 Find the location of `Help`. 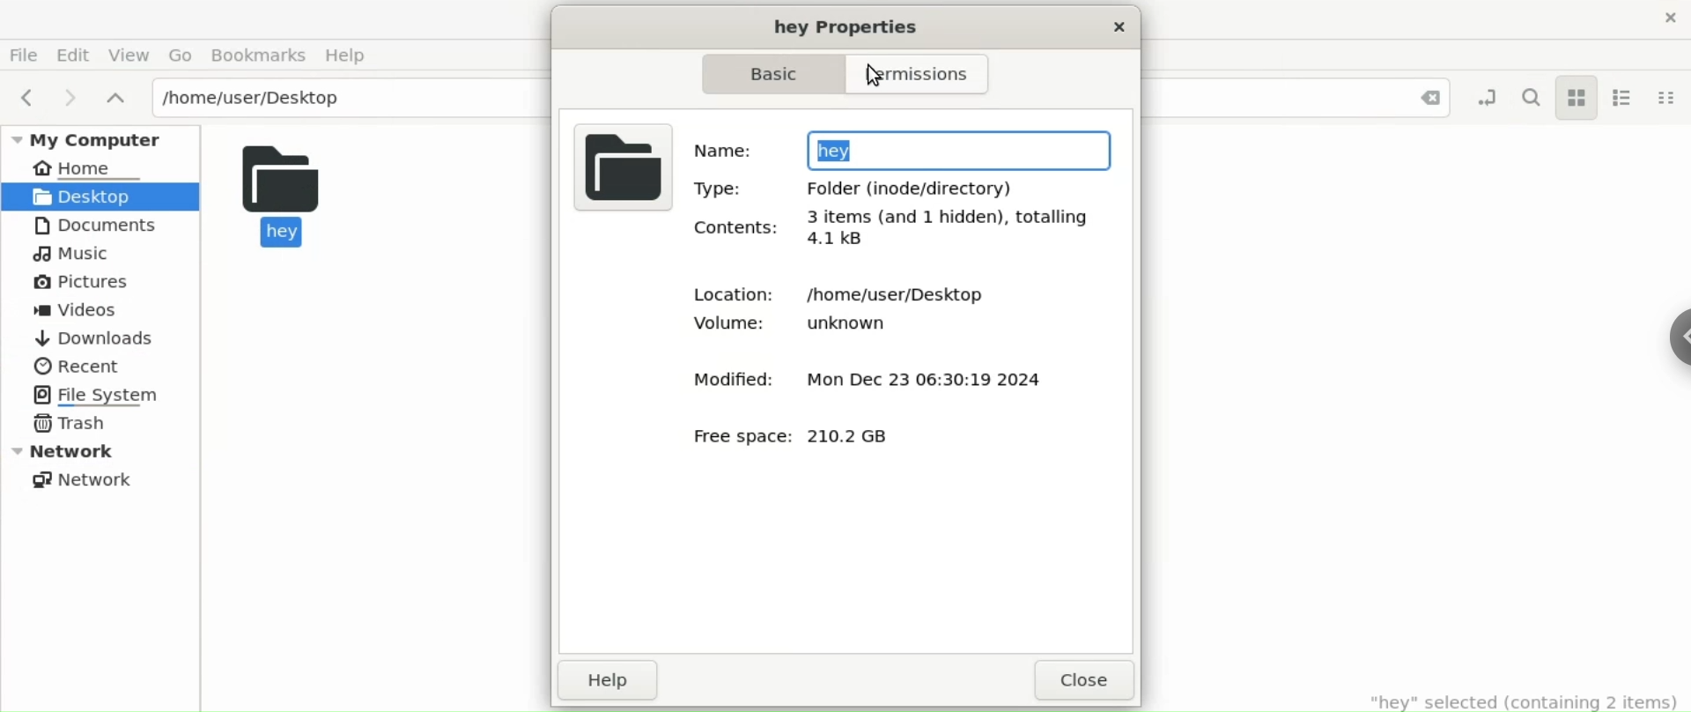

Help is located at coordinates (616, 680).